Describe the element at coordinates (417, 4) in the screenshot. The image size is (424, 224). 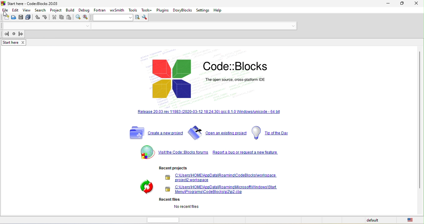
I see `close` at that location.